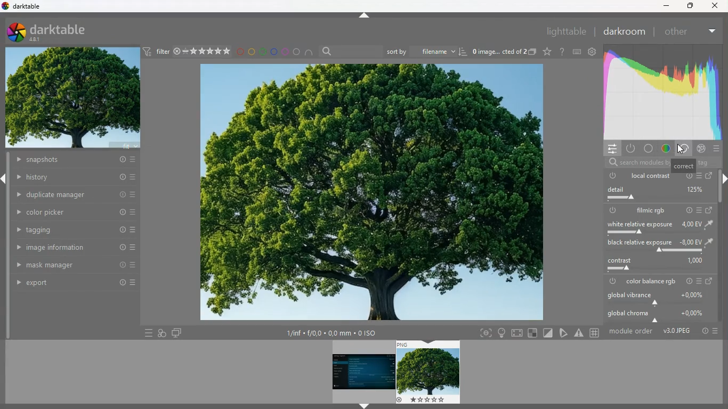 The width and height of the screenshot is (728, 409). Describe the element at coordinates (74, 99) in the screenshot. I see `image` at that location.